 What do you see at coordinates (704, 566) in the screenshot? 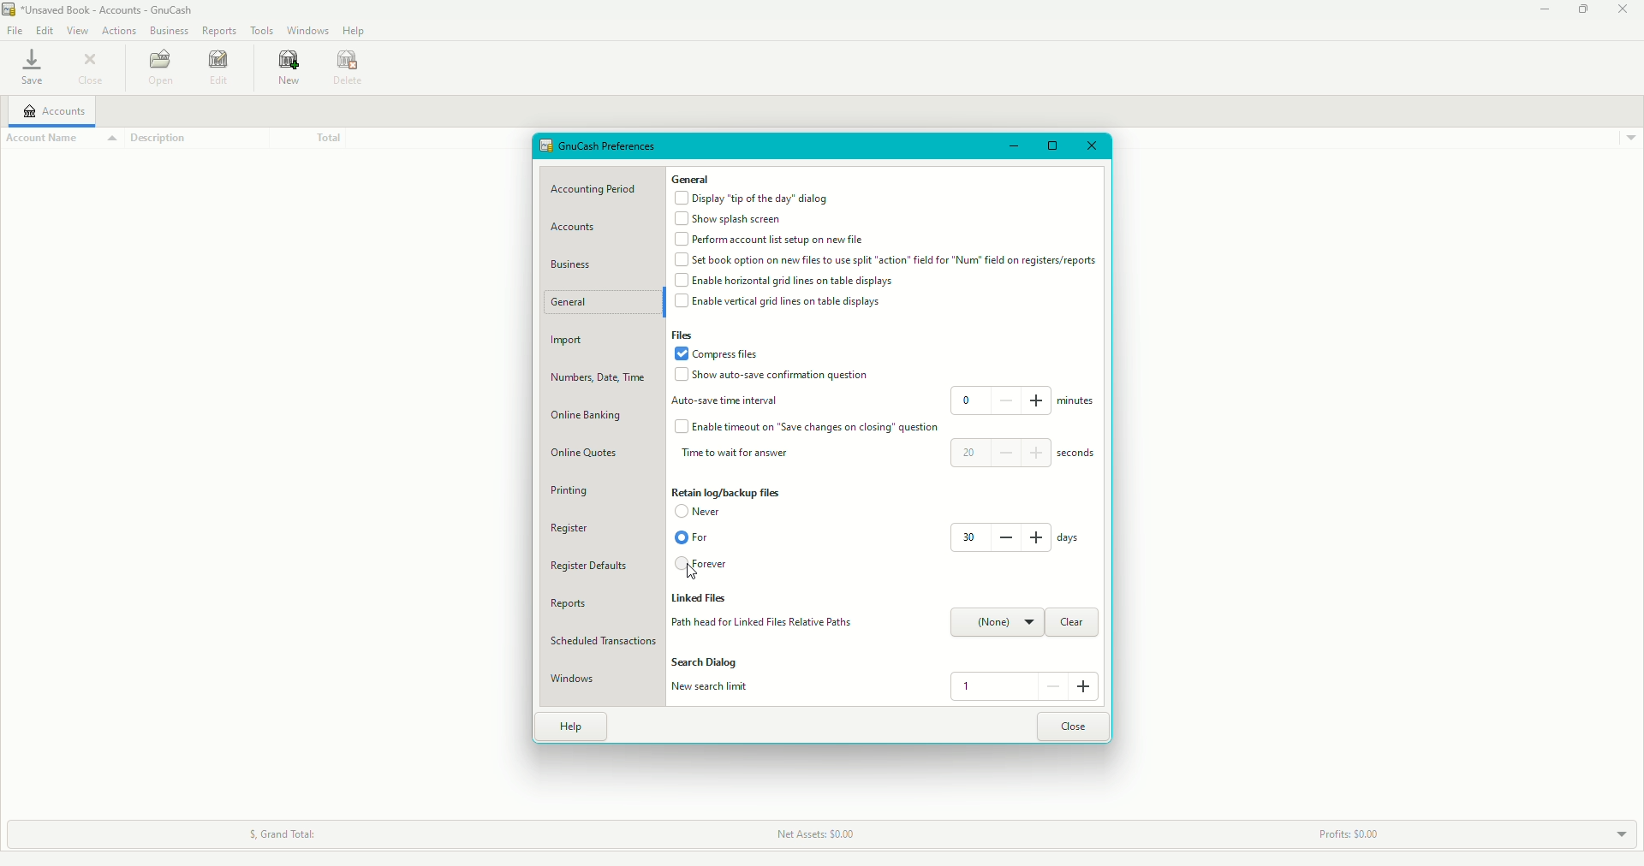
I see `Forever` at bounding box center [704, 566].